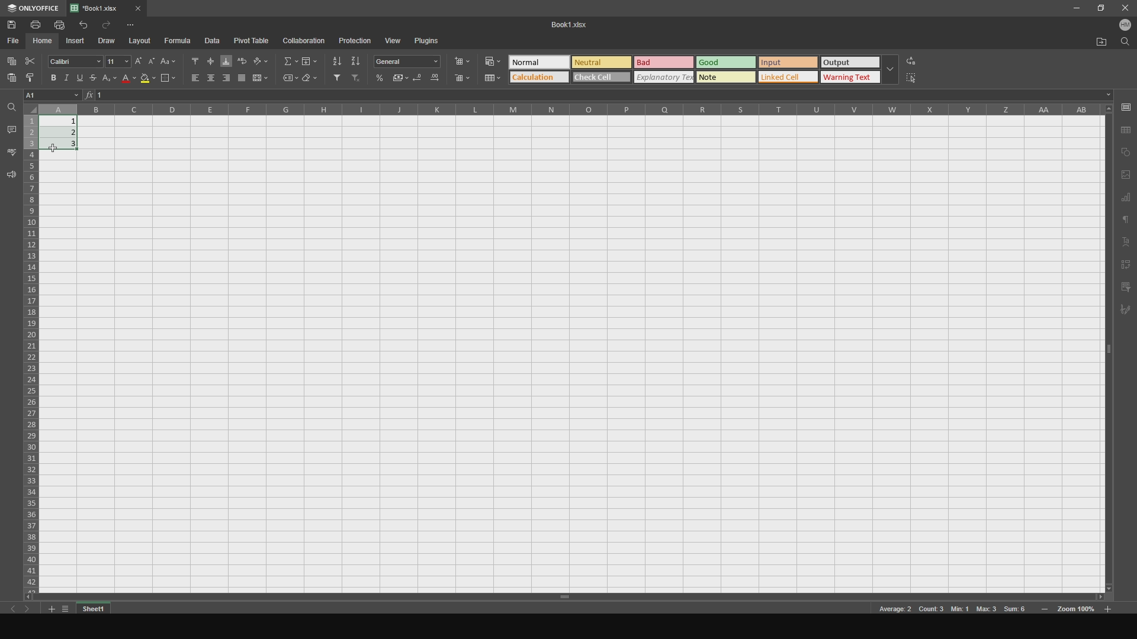  I want to click on save, so click(1126, 106).